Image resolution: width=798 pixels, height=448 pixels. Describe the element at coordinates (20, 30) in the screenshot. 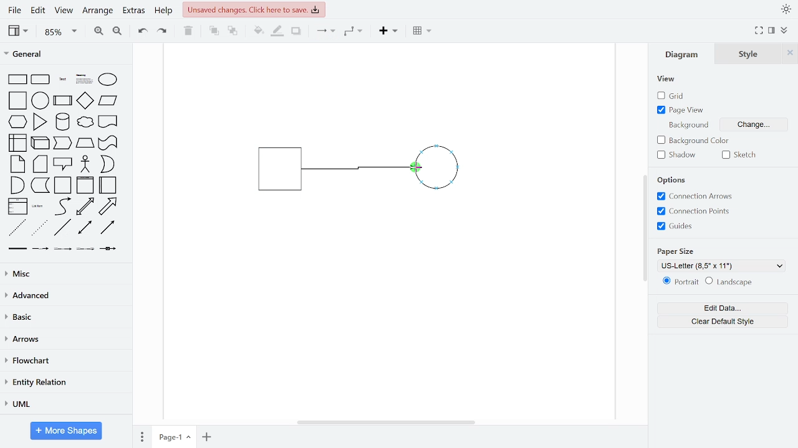

I see `view` at that location.